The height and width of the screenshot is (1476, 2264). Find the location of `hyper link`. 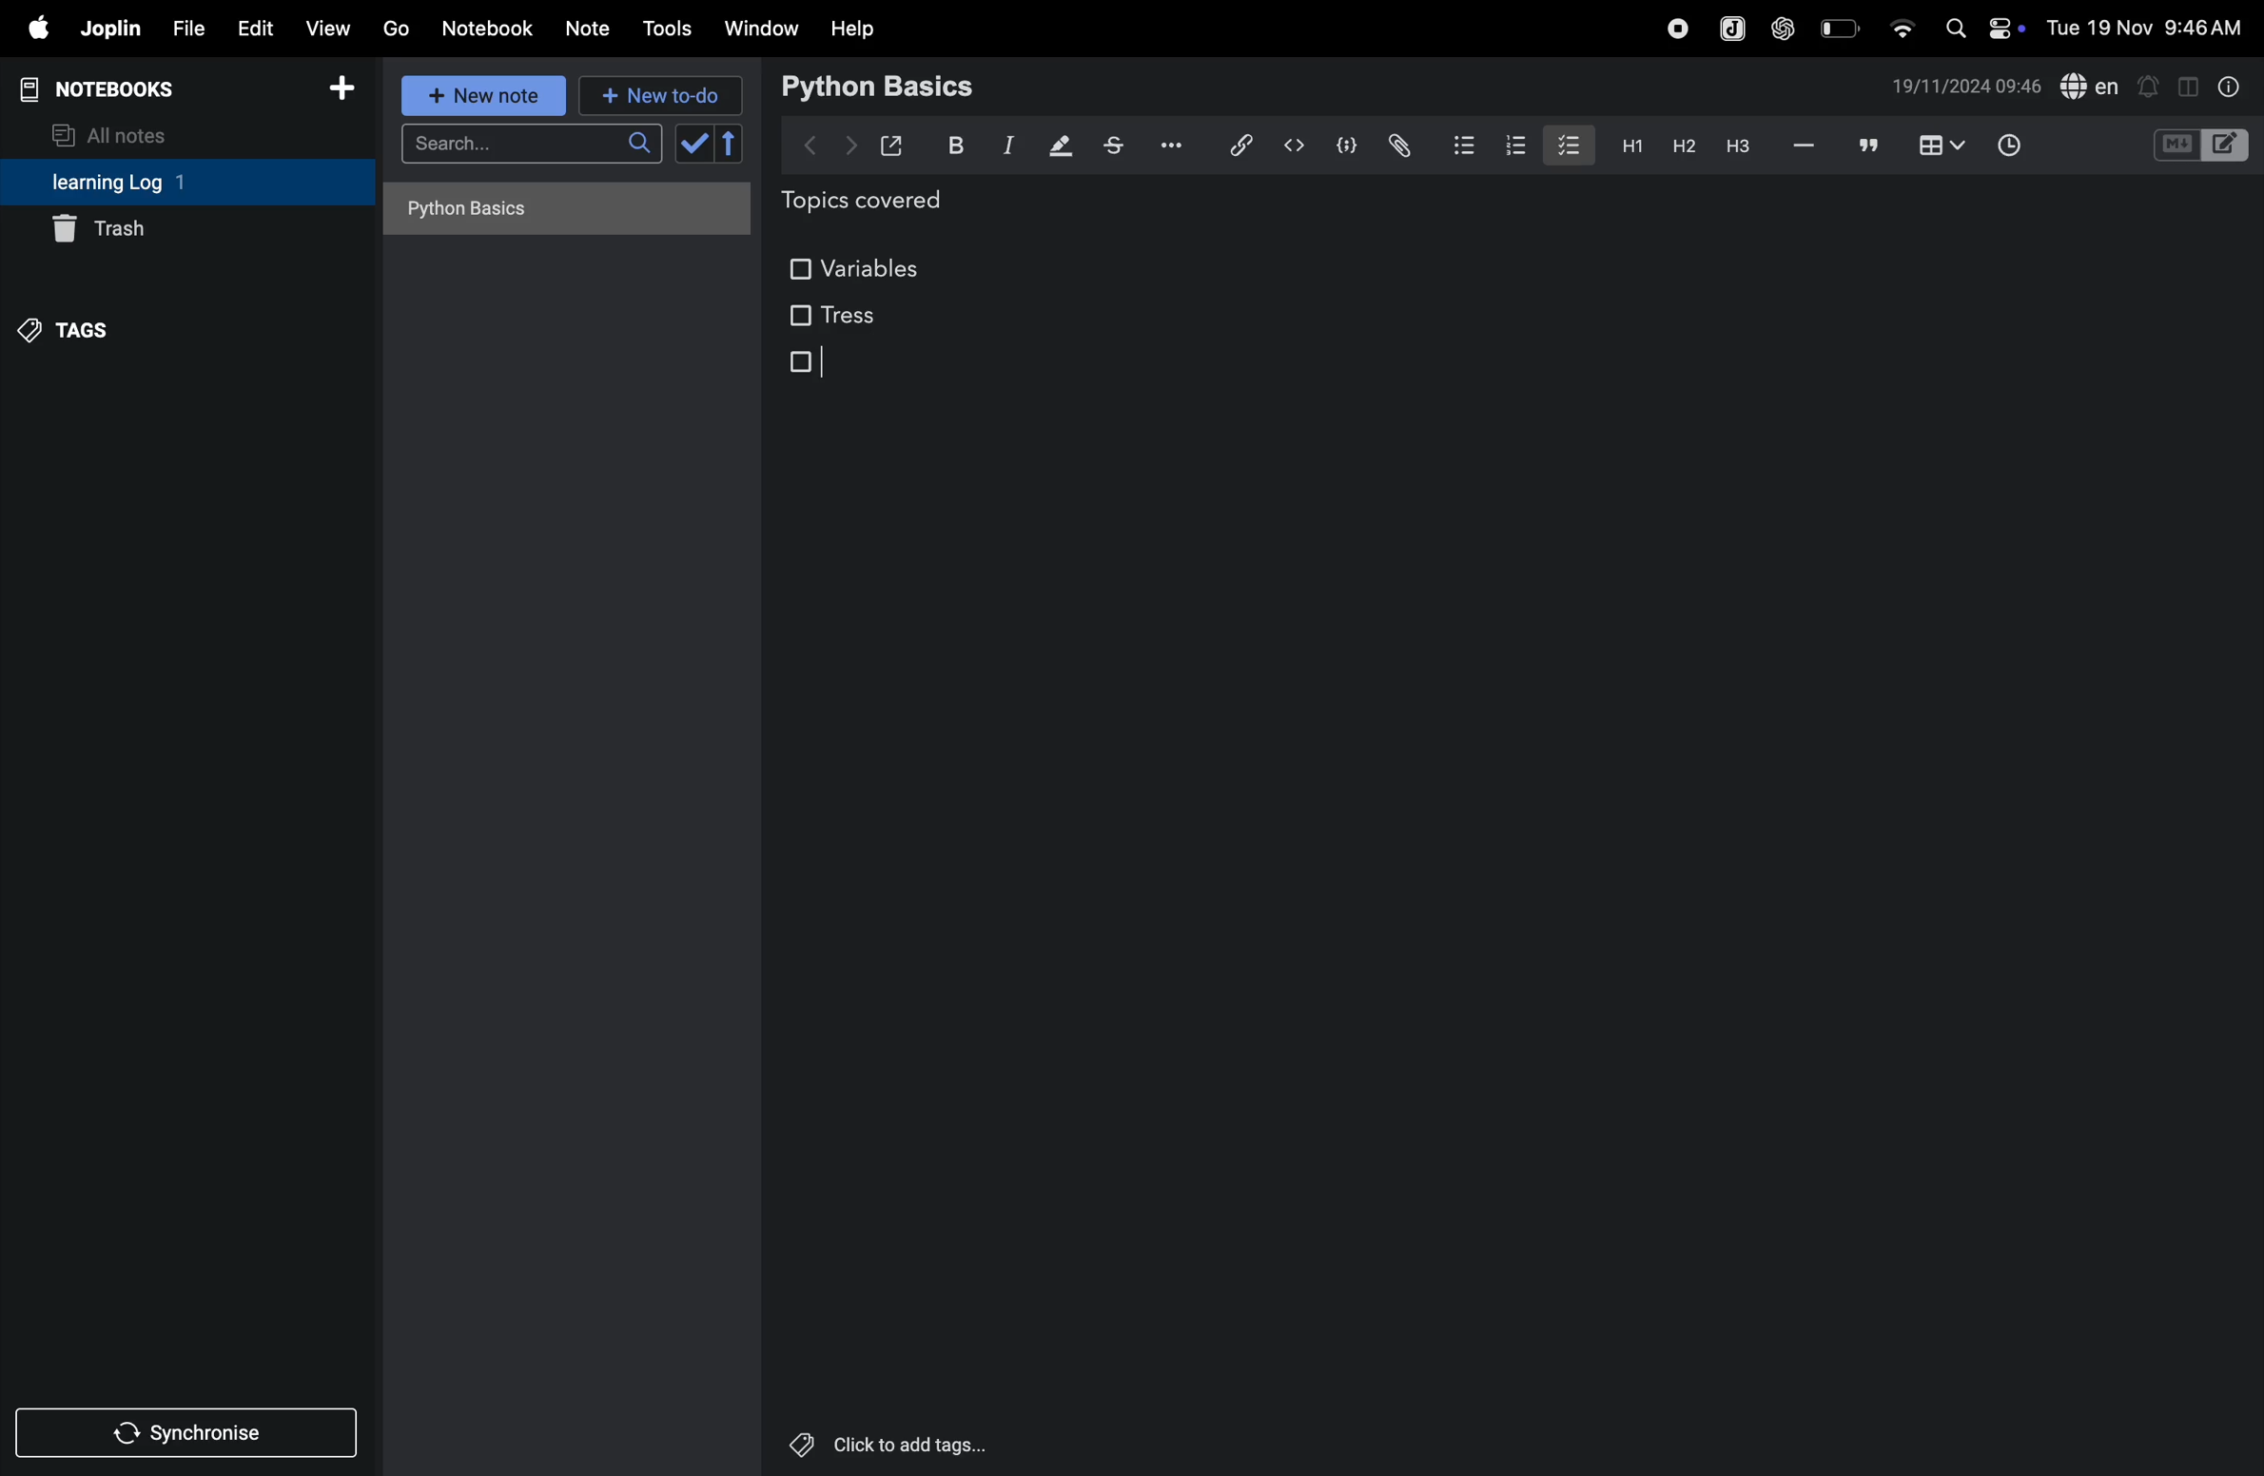

hyper link is located at coordinates (1239, 145).